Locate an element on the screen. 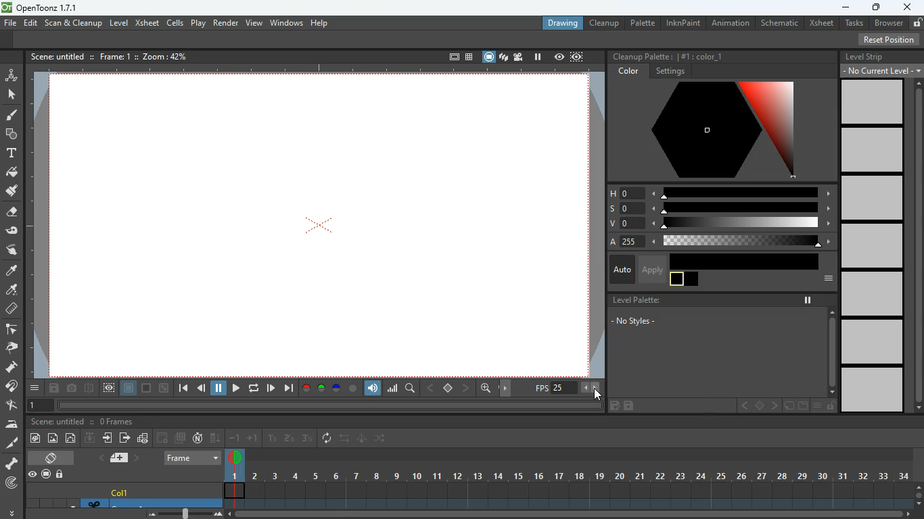 The width and height of the screenshot is (924, 519). scene title is located at coordinates (57, 57).